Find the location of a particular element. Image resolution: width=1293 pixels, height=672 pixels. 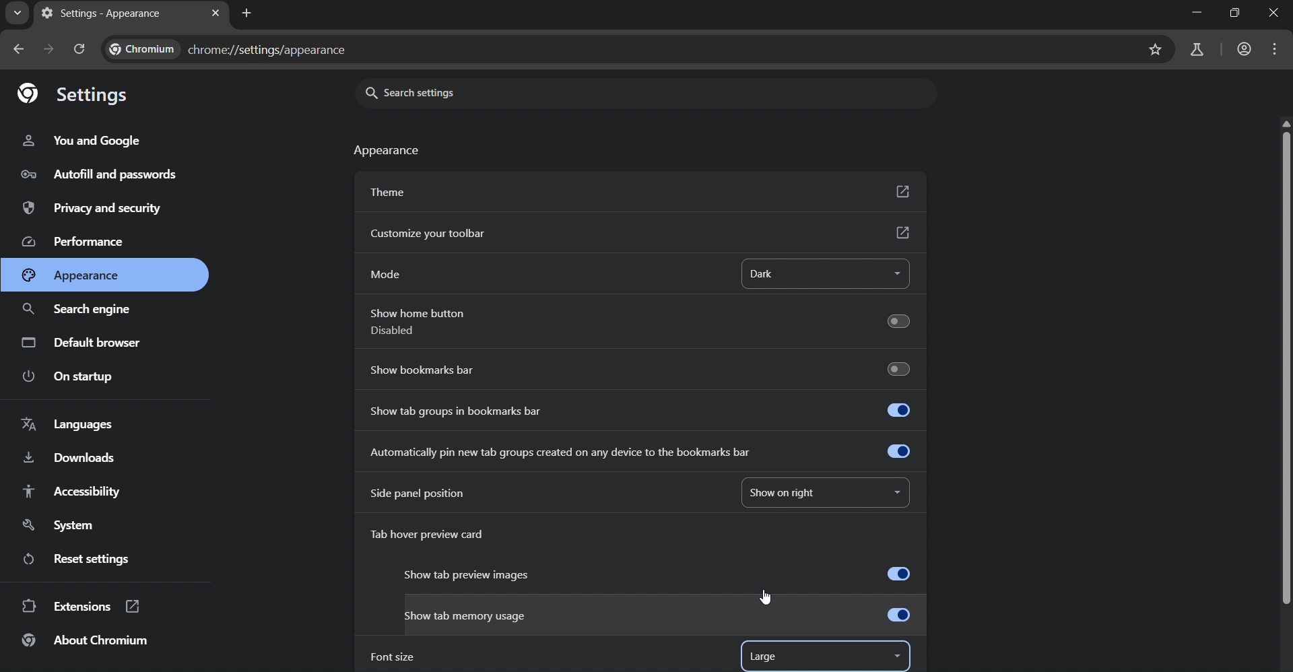

minimize is located at coordinates (1199, 13).